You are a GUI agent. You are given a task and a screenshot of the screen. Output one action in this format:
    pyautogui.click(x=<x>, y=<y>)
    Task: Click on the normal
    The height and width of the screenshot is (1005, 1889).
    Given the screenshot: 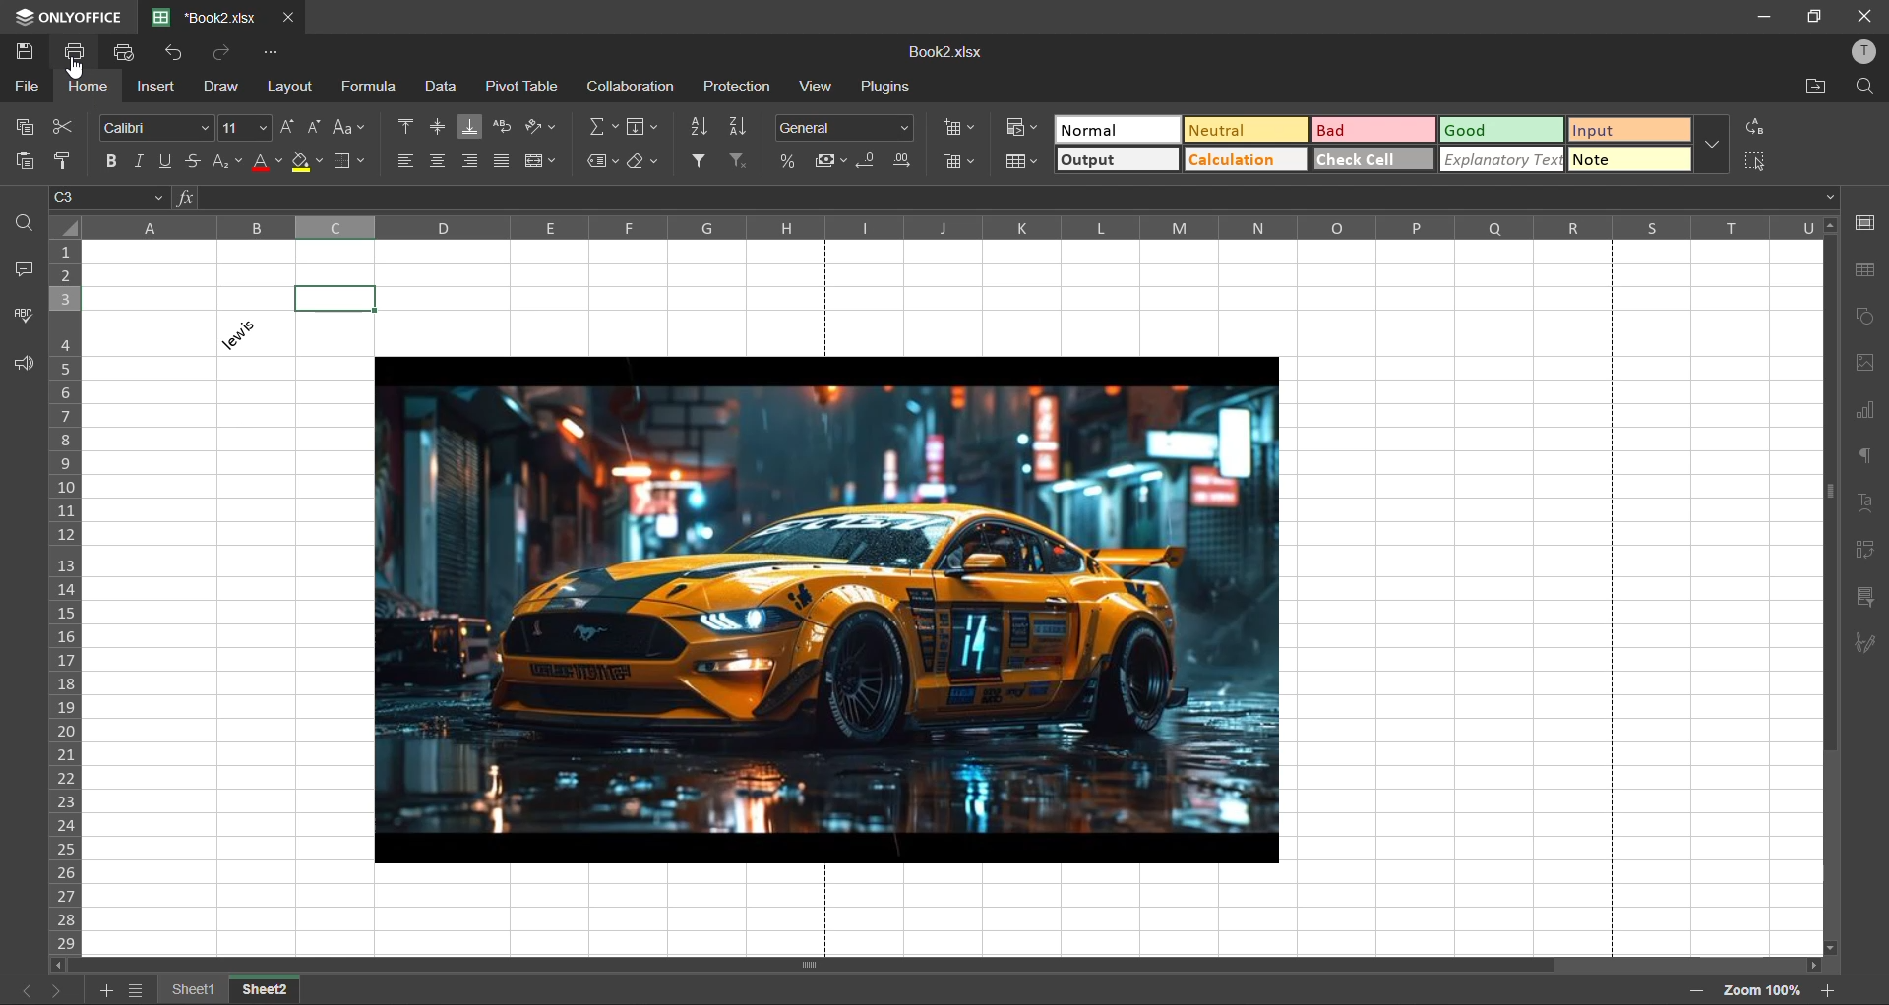 What is the action you would take?
    pyautogui.click(x=1116, y=127)
    